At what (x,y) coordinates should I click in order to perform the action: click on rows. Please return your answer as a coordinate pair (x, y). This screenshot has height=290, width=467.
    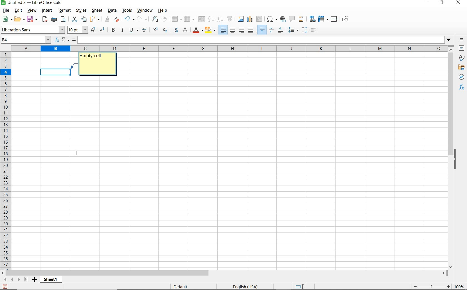
    Looking at the image, I should click on (5, 160).